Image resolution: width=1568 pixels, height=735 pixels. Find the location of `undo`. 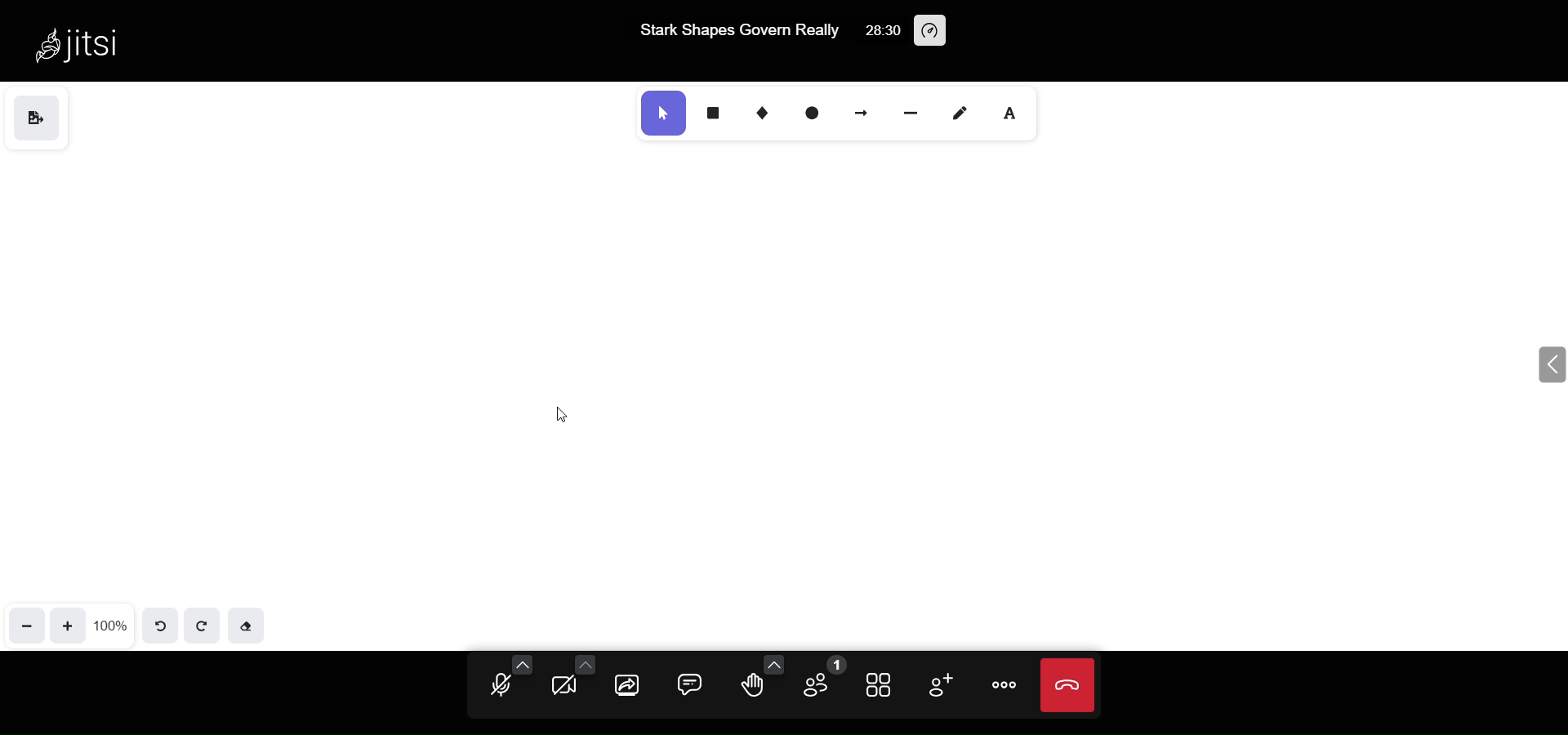

undo is located at coordinates (162, 625).